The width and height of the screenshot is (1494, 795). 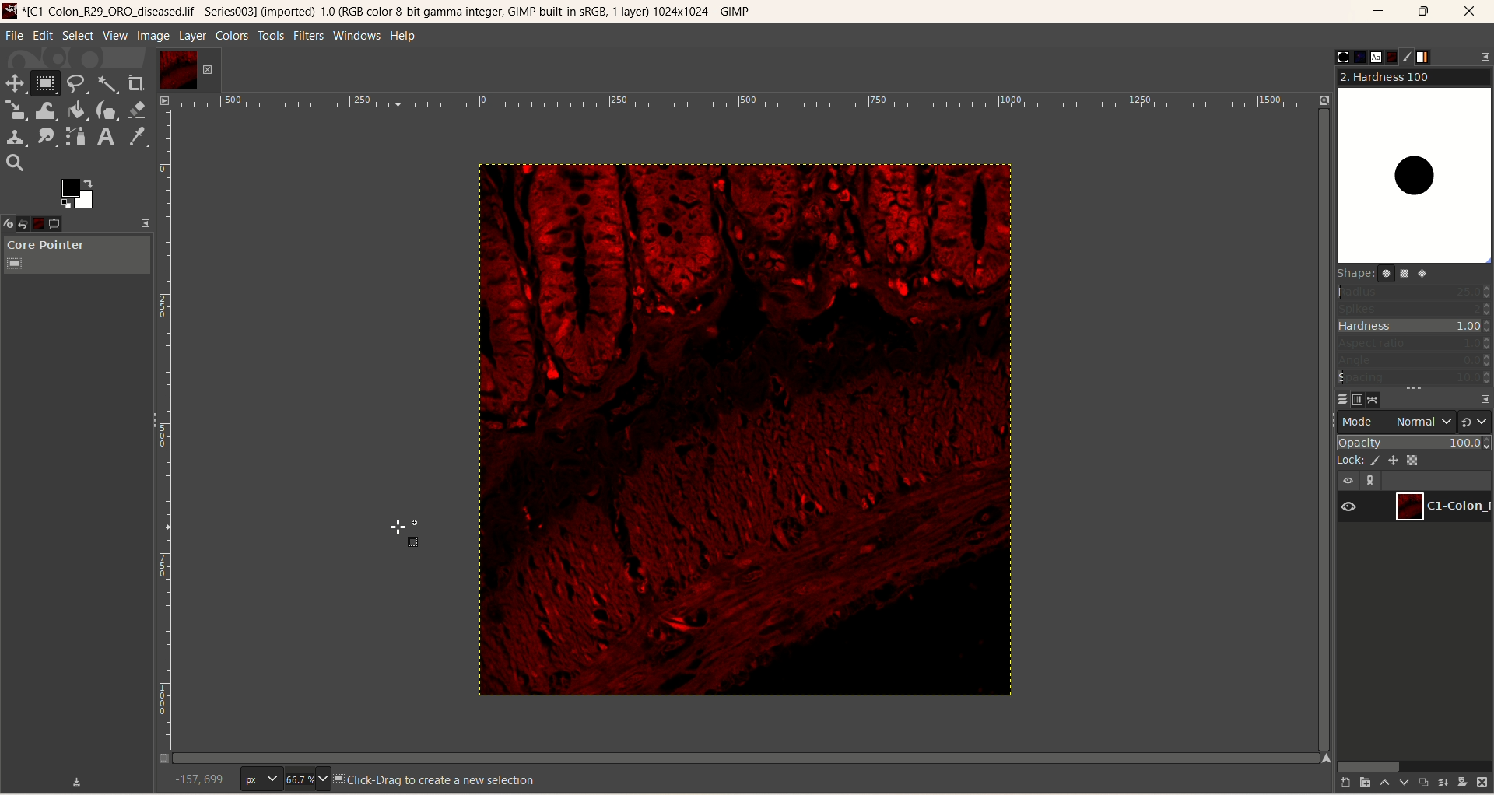 What do you see at coordinates (163, 434) in the screenshot?
I see `scale bar` at bounding box center [163, 434].